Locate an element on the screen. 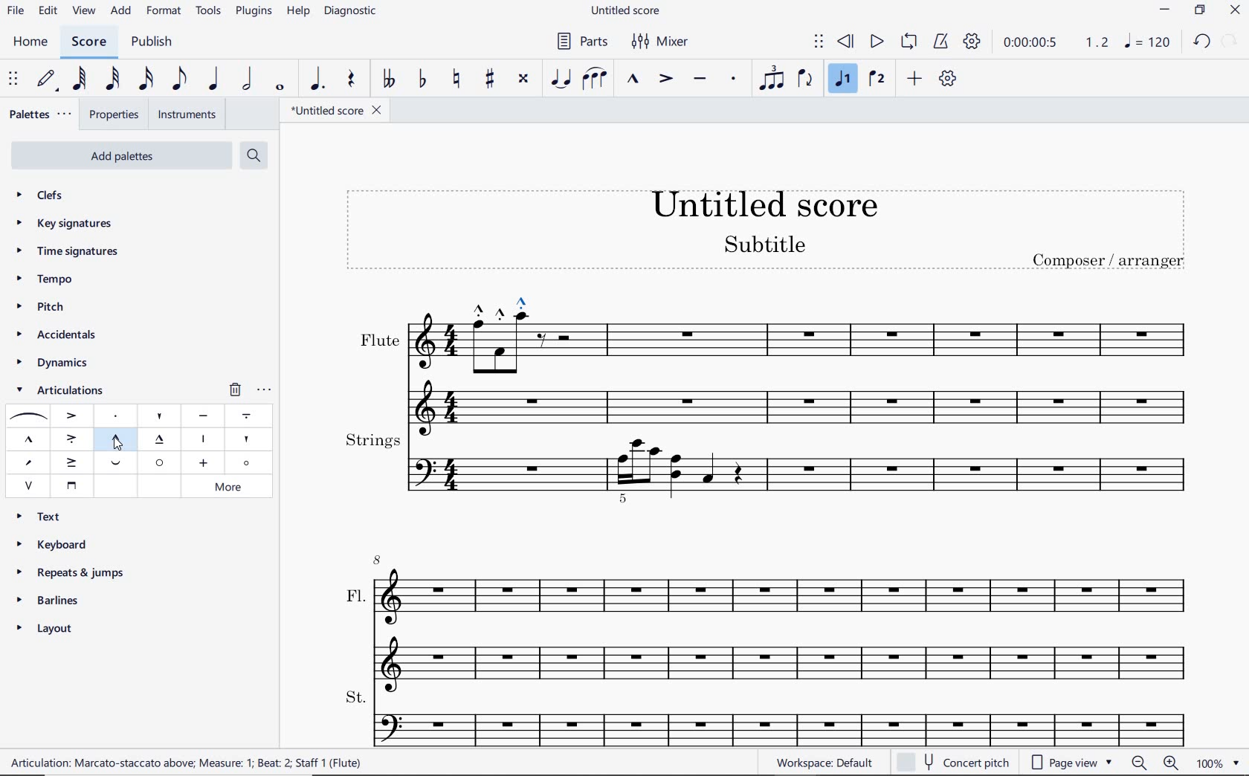 The height and width of the screenshot is (776, 1249). st. is located at coordinates (782, 716).